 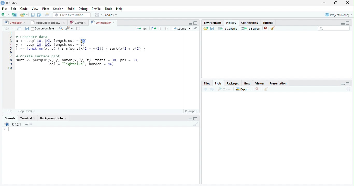 What do you see at coordinates (343, 84) in the screenshot?
I see `minimize` at bounding box center [343, 84].